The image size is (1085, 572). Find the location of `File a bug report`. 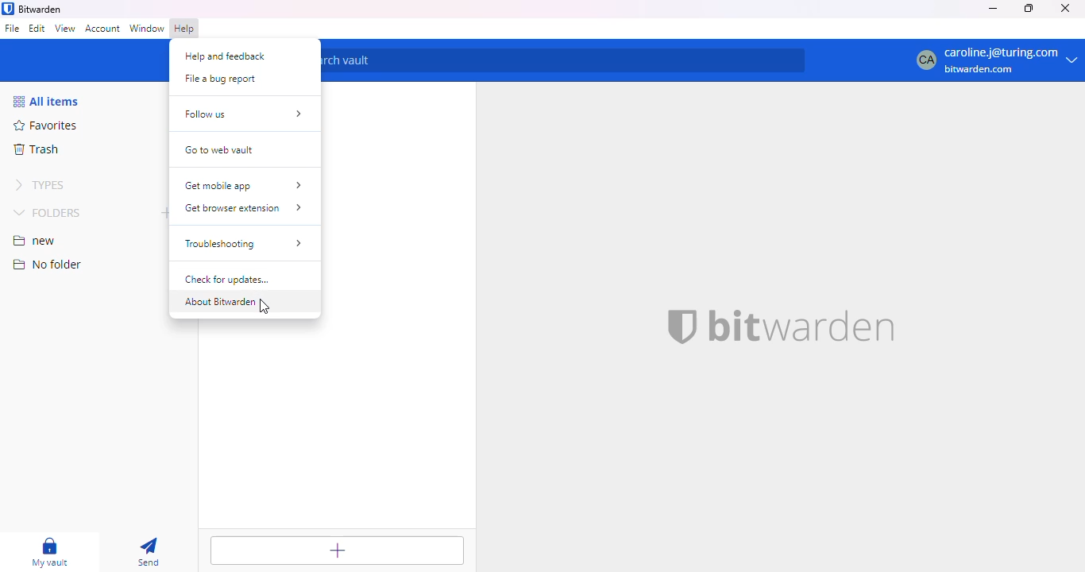

File a bug report is located at coordinates (226, 78).